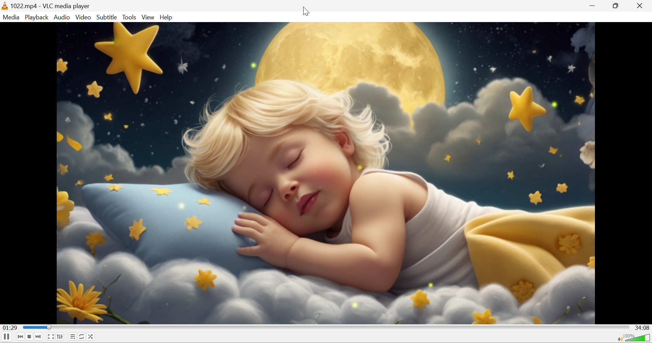 The image size is (652, 343). What do you see at coordinates (129, 17) in the screenshot?
I see `Tools` at bounding box center [129, 17].